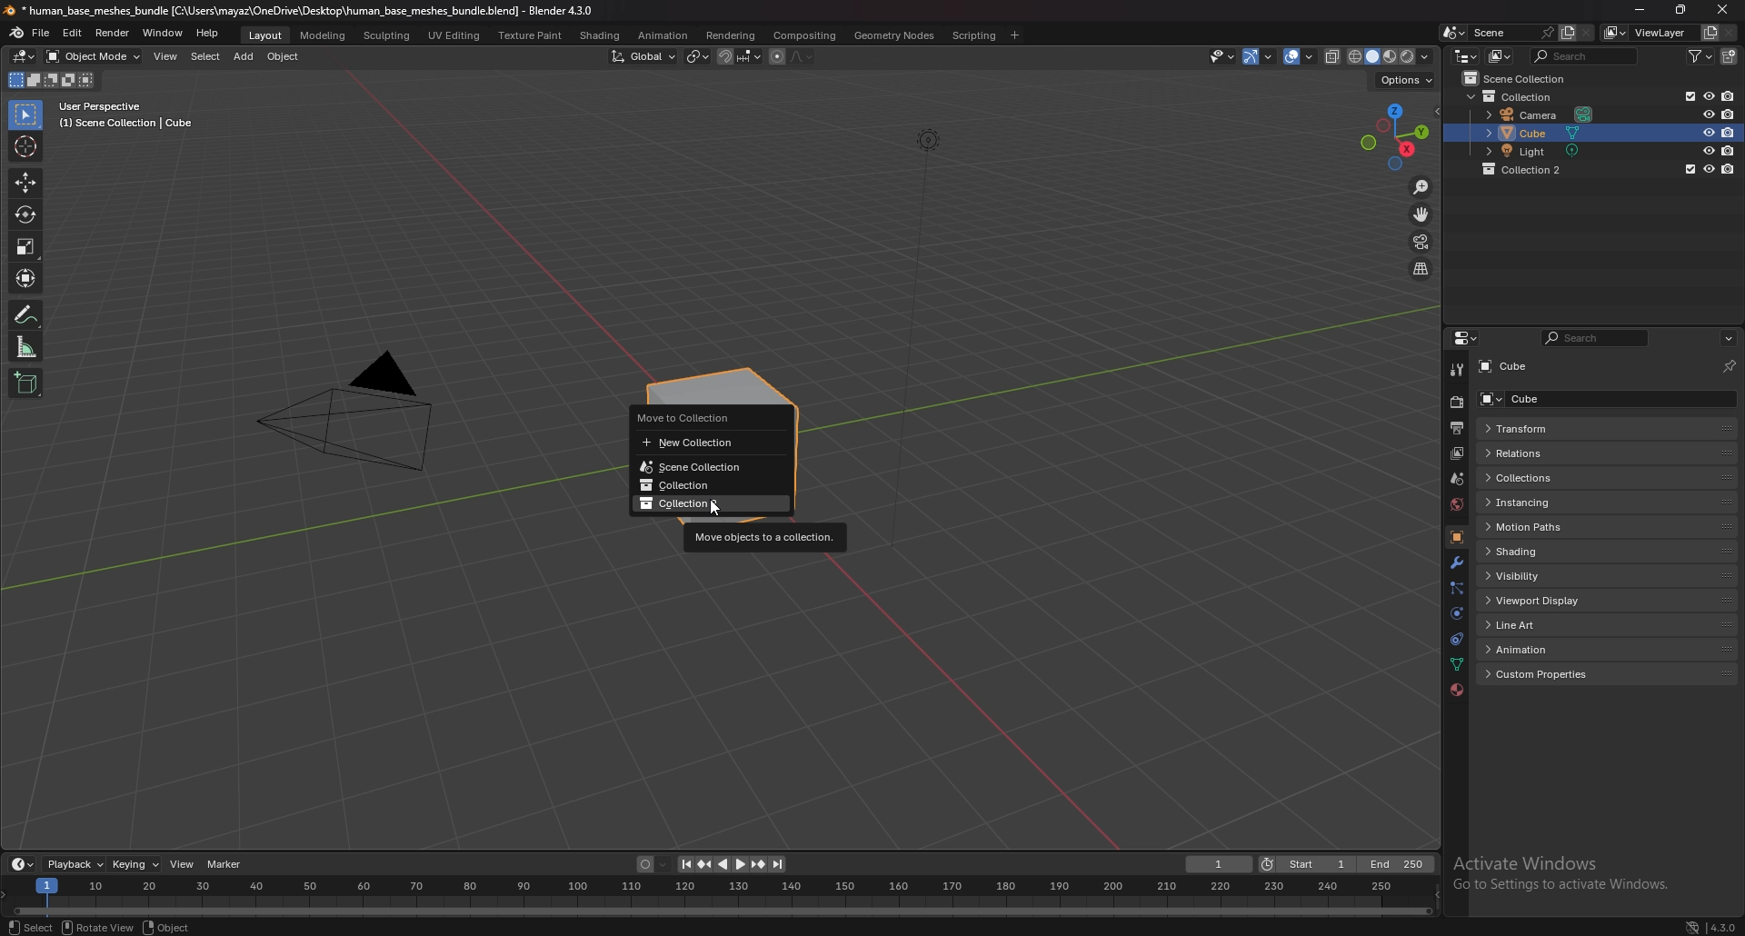 This screenshot has width=1745, height=936. What do you see at coordinates (601, 36) in the screenshot?
I see `shading` at bounding box center [601, 36].